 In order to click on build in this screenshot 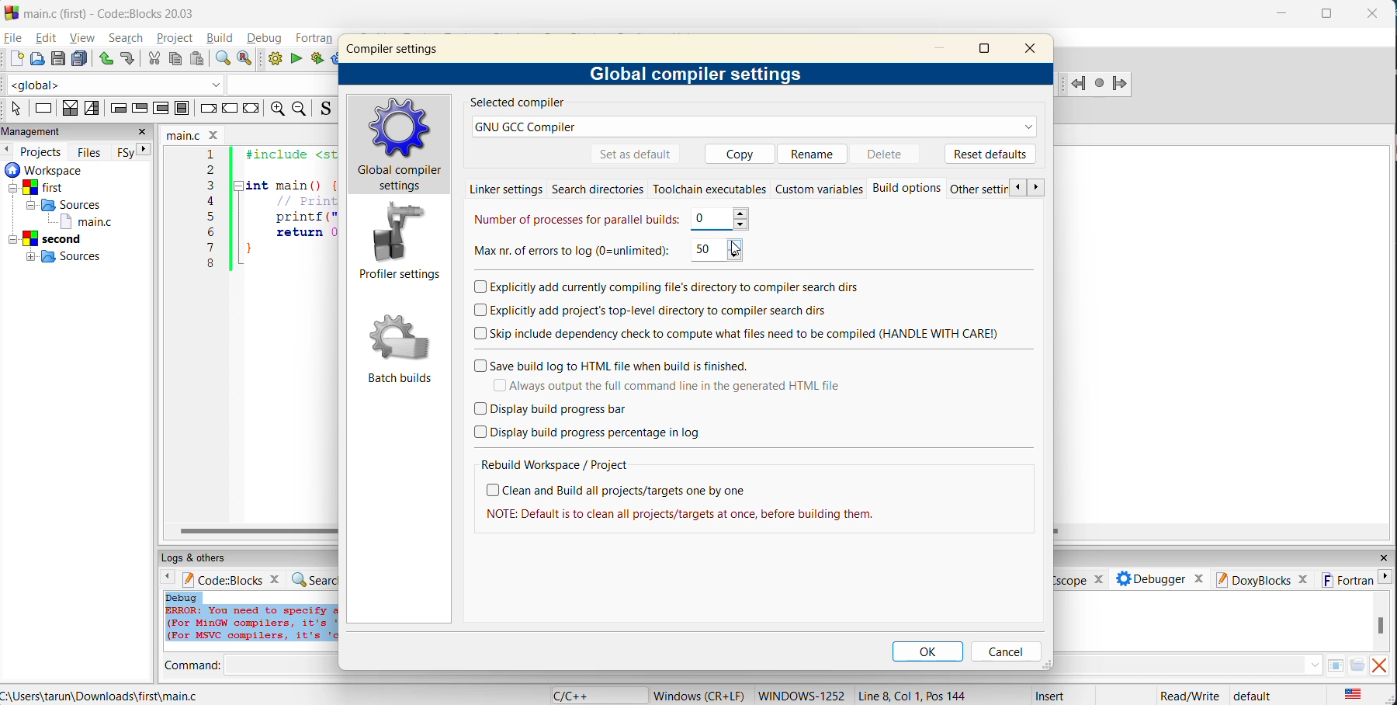, I will do `click(274, 59)`.